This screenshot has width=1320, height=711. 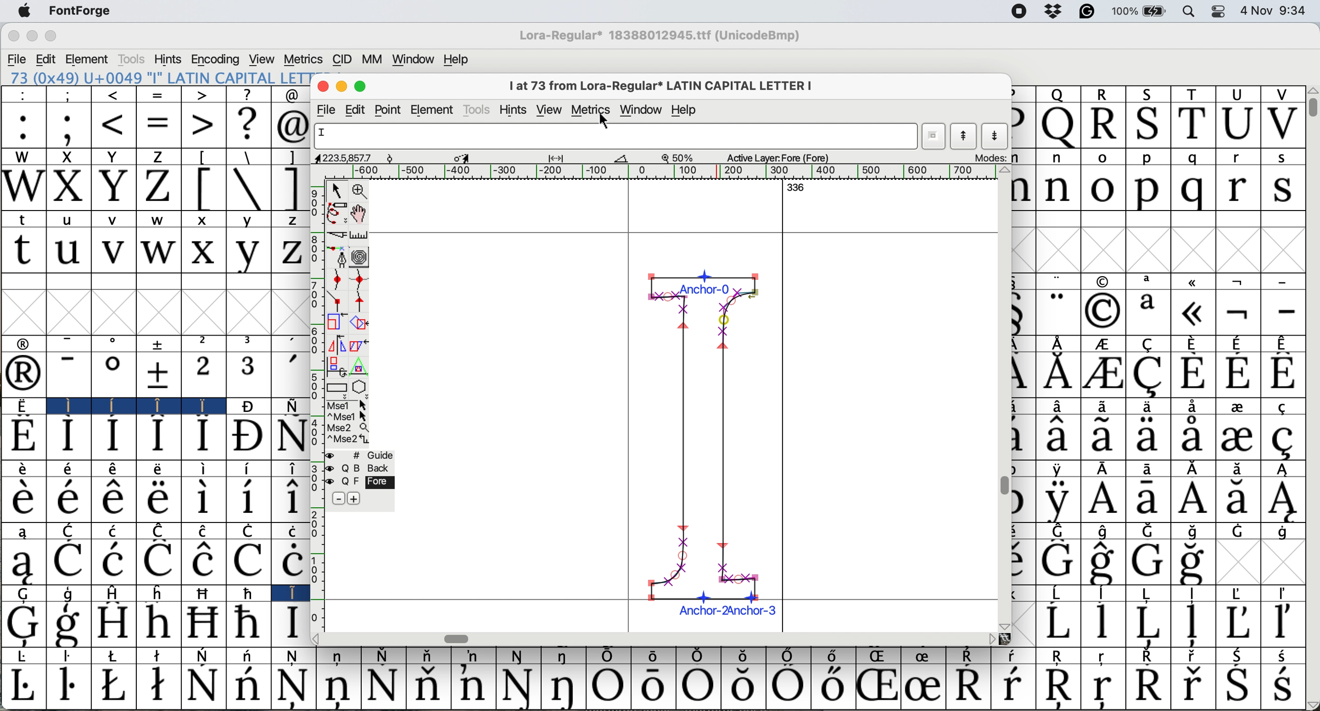 I want to click on guide, so click(x=374, y=454).